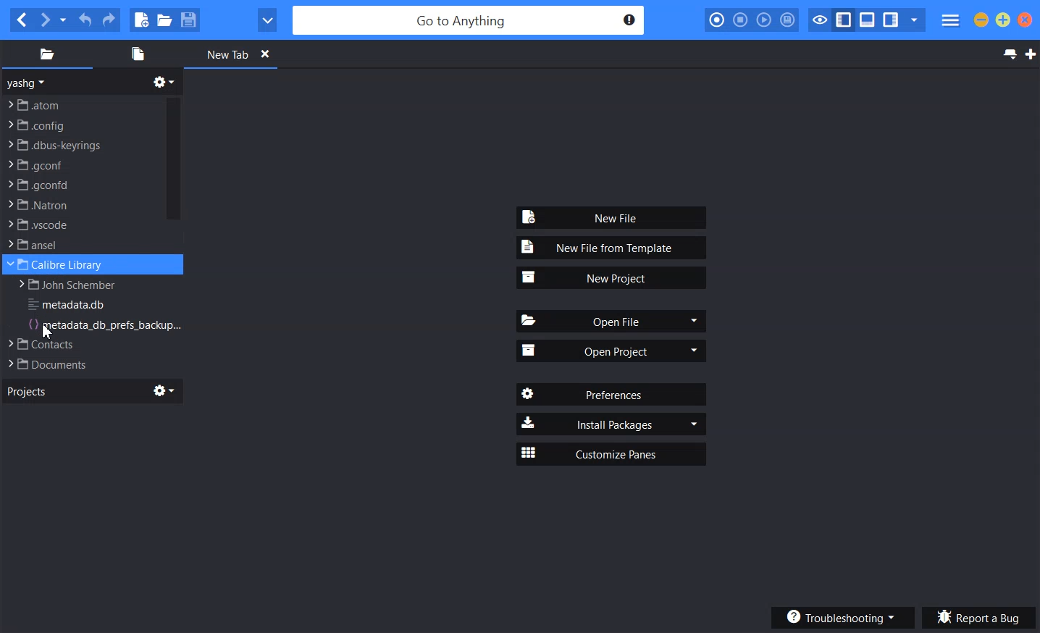 The image size is (1040, 633). What do you see at coordinates (841, 616) in the screenshot?
I see `Troubleshooting` at bounding box center [841, 616].